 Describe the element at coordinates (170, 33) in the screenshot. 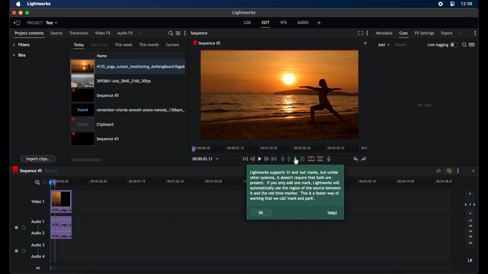

I see `search` at that location.